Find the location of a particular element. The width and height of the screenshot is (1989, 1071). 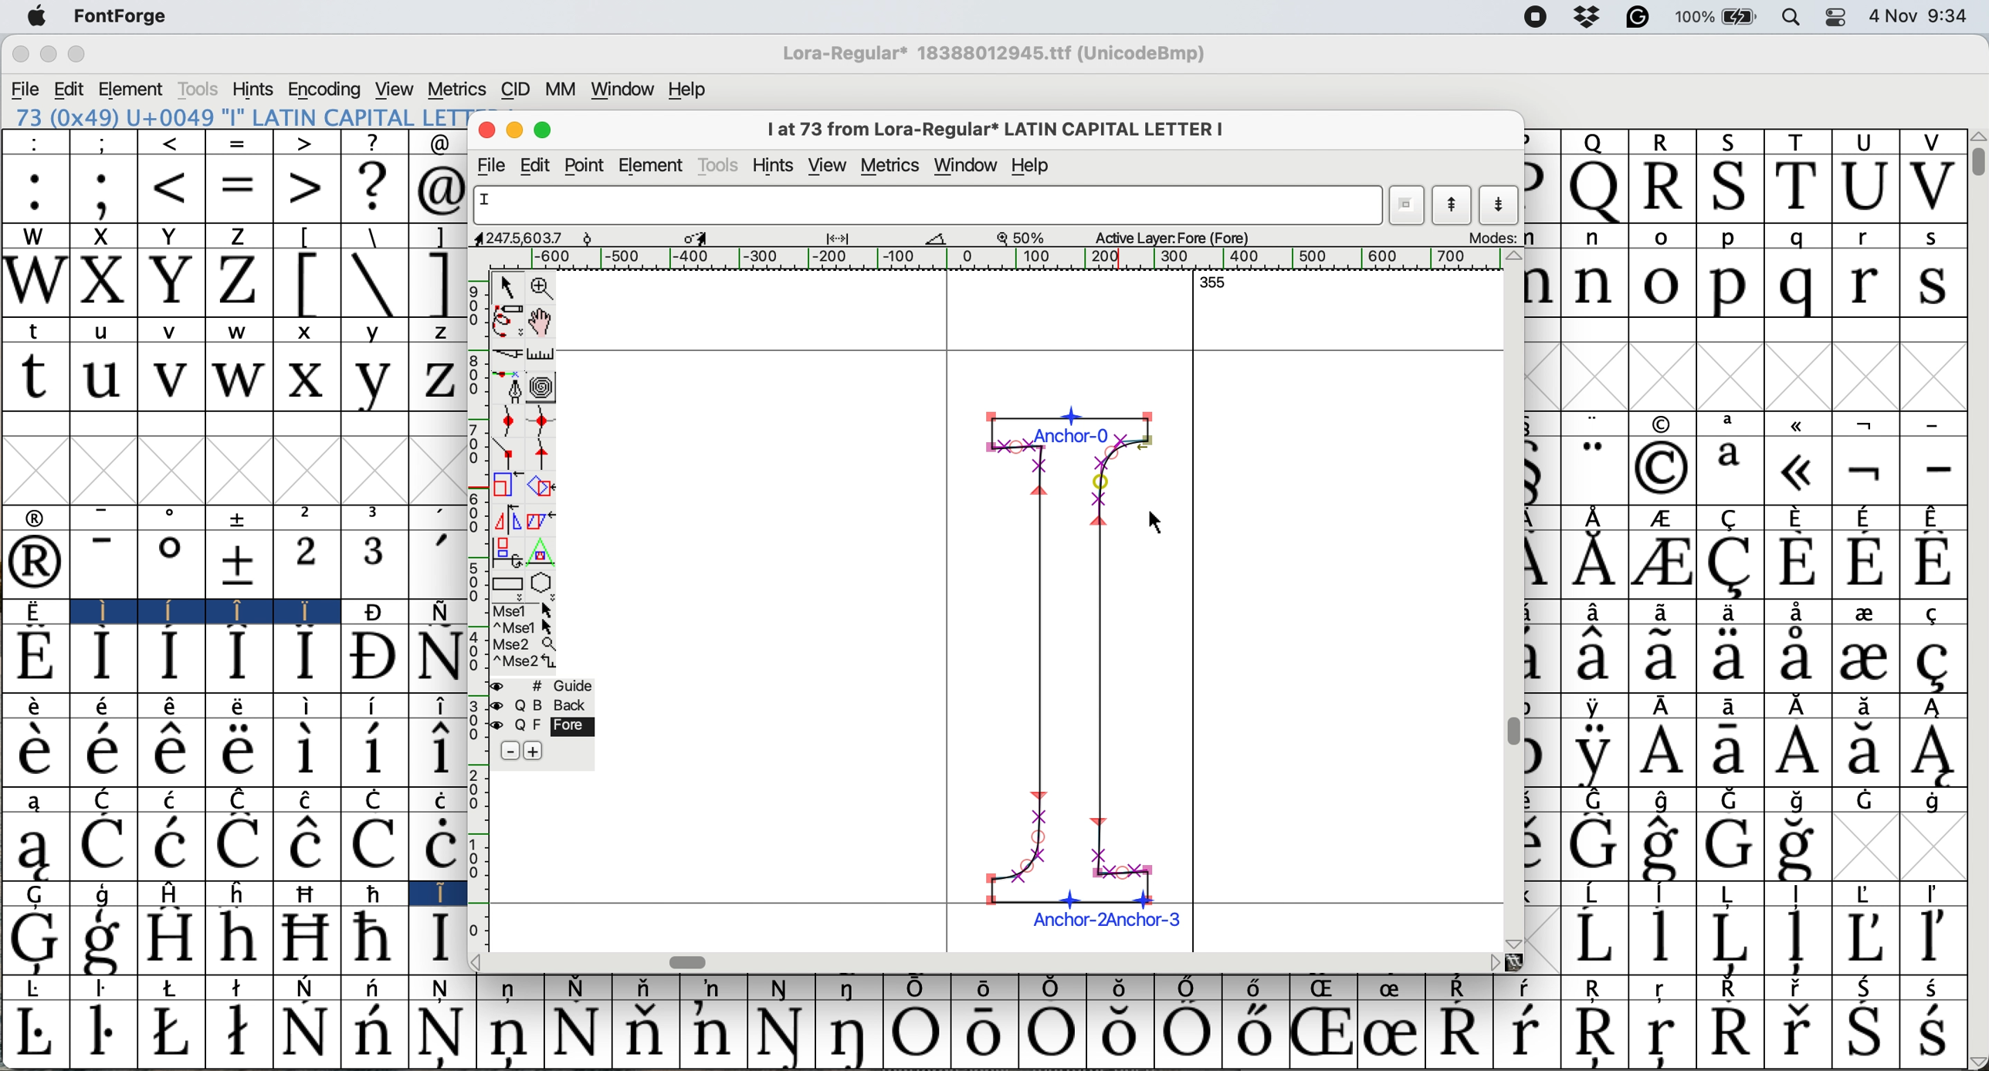

- is located at coordinates (105, 515).